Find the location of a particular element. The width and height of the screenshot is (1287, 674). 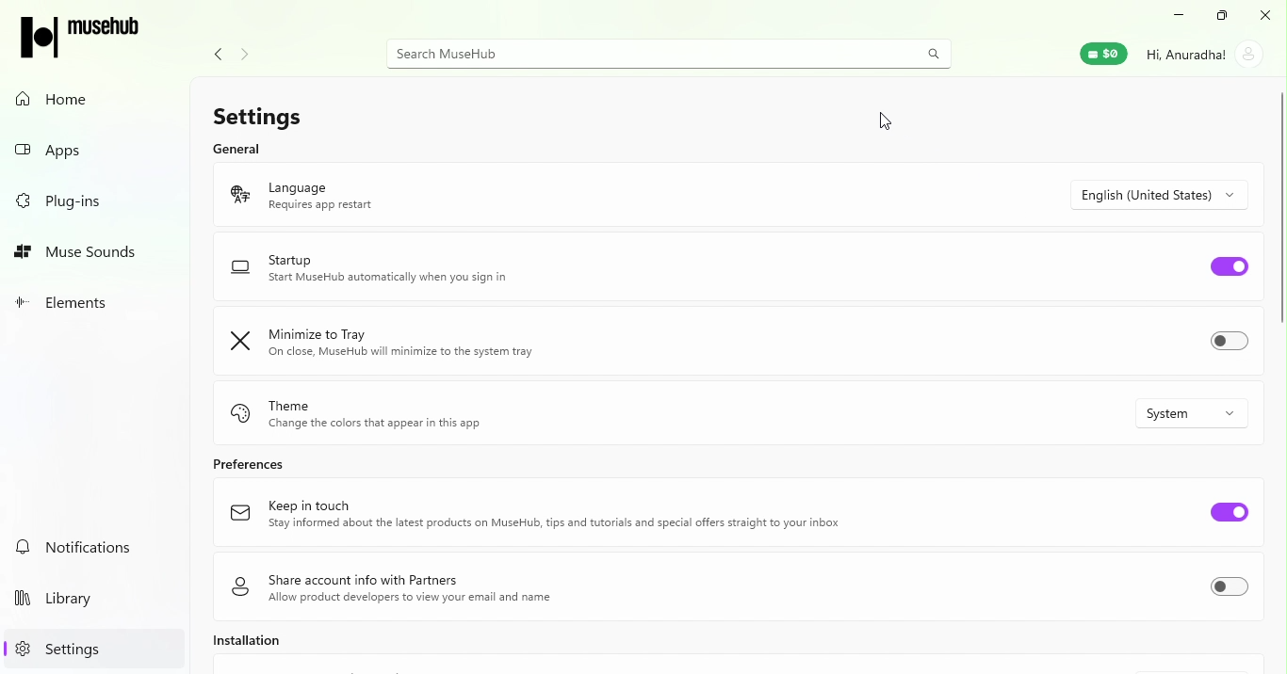

Minimize is located at coordinates (1173, 17).